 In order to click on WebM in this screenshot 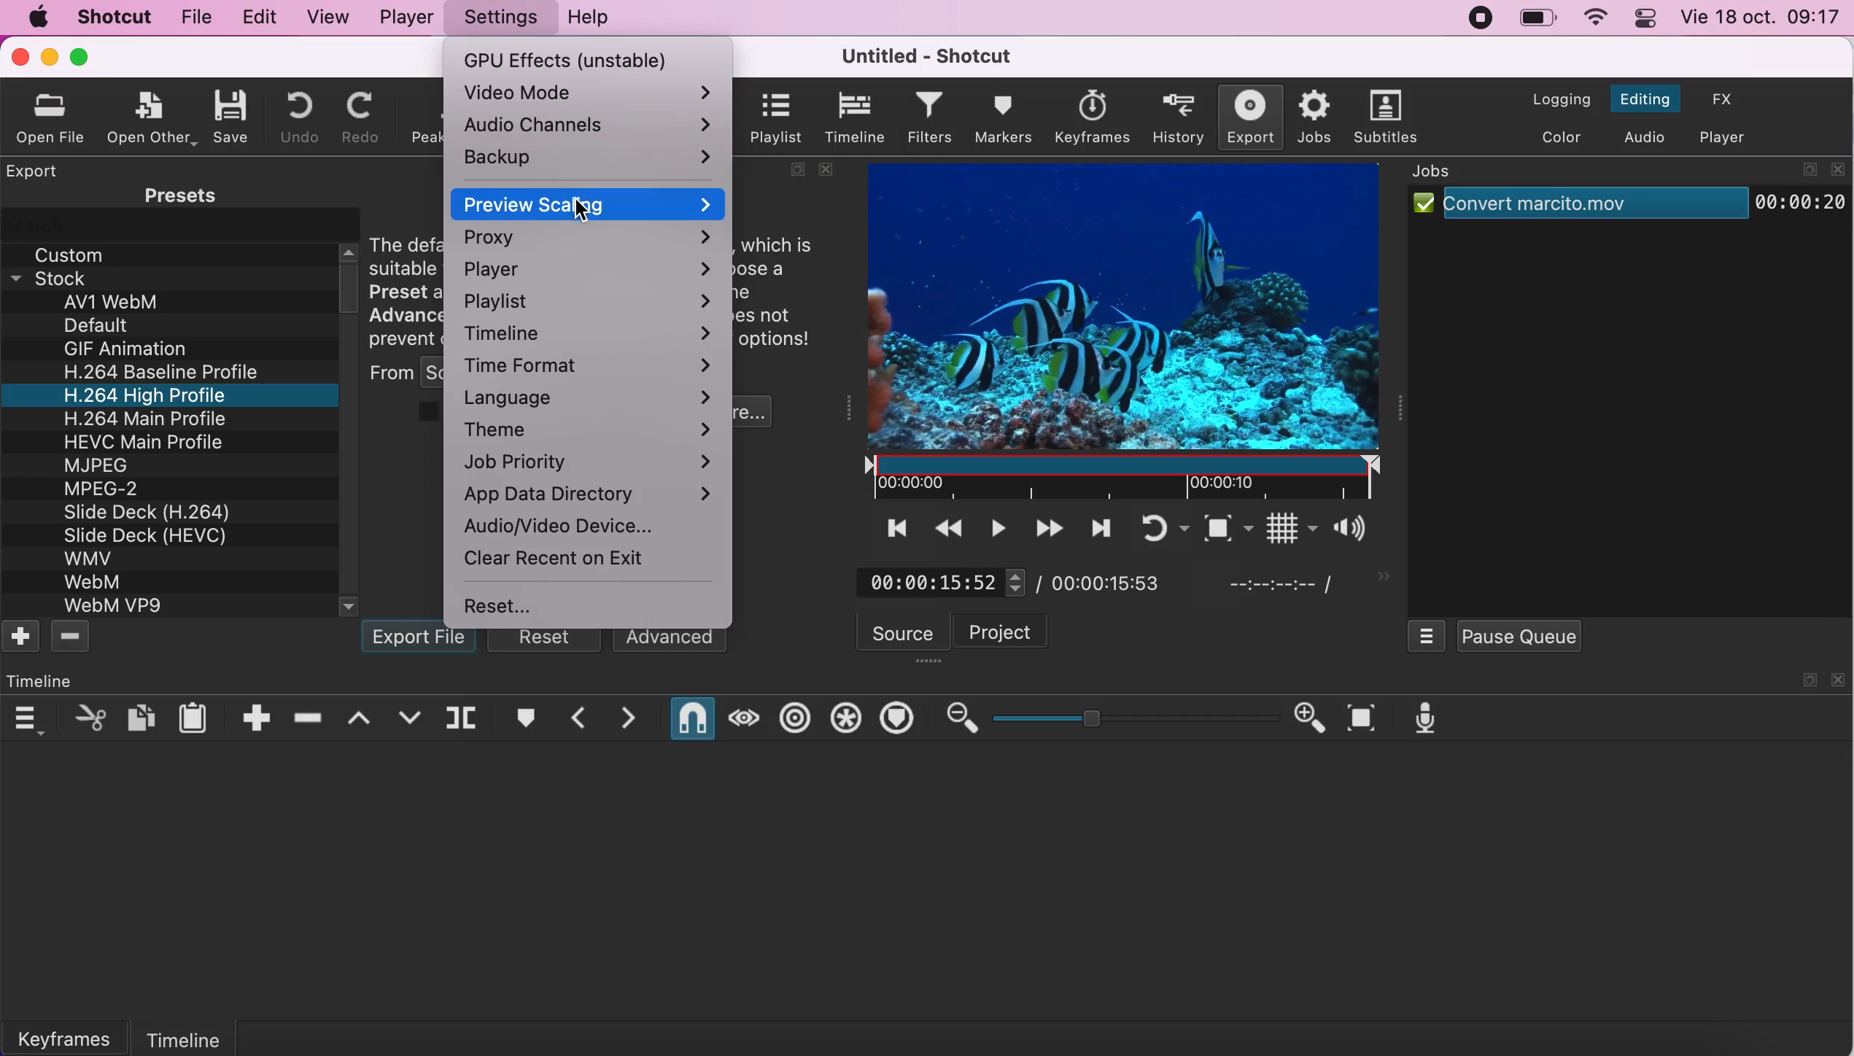, I will do `click(98, 581)`.